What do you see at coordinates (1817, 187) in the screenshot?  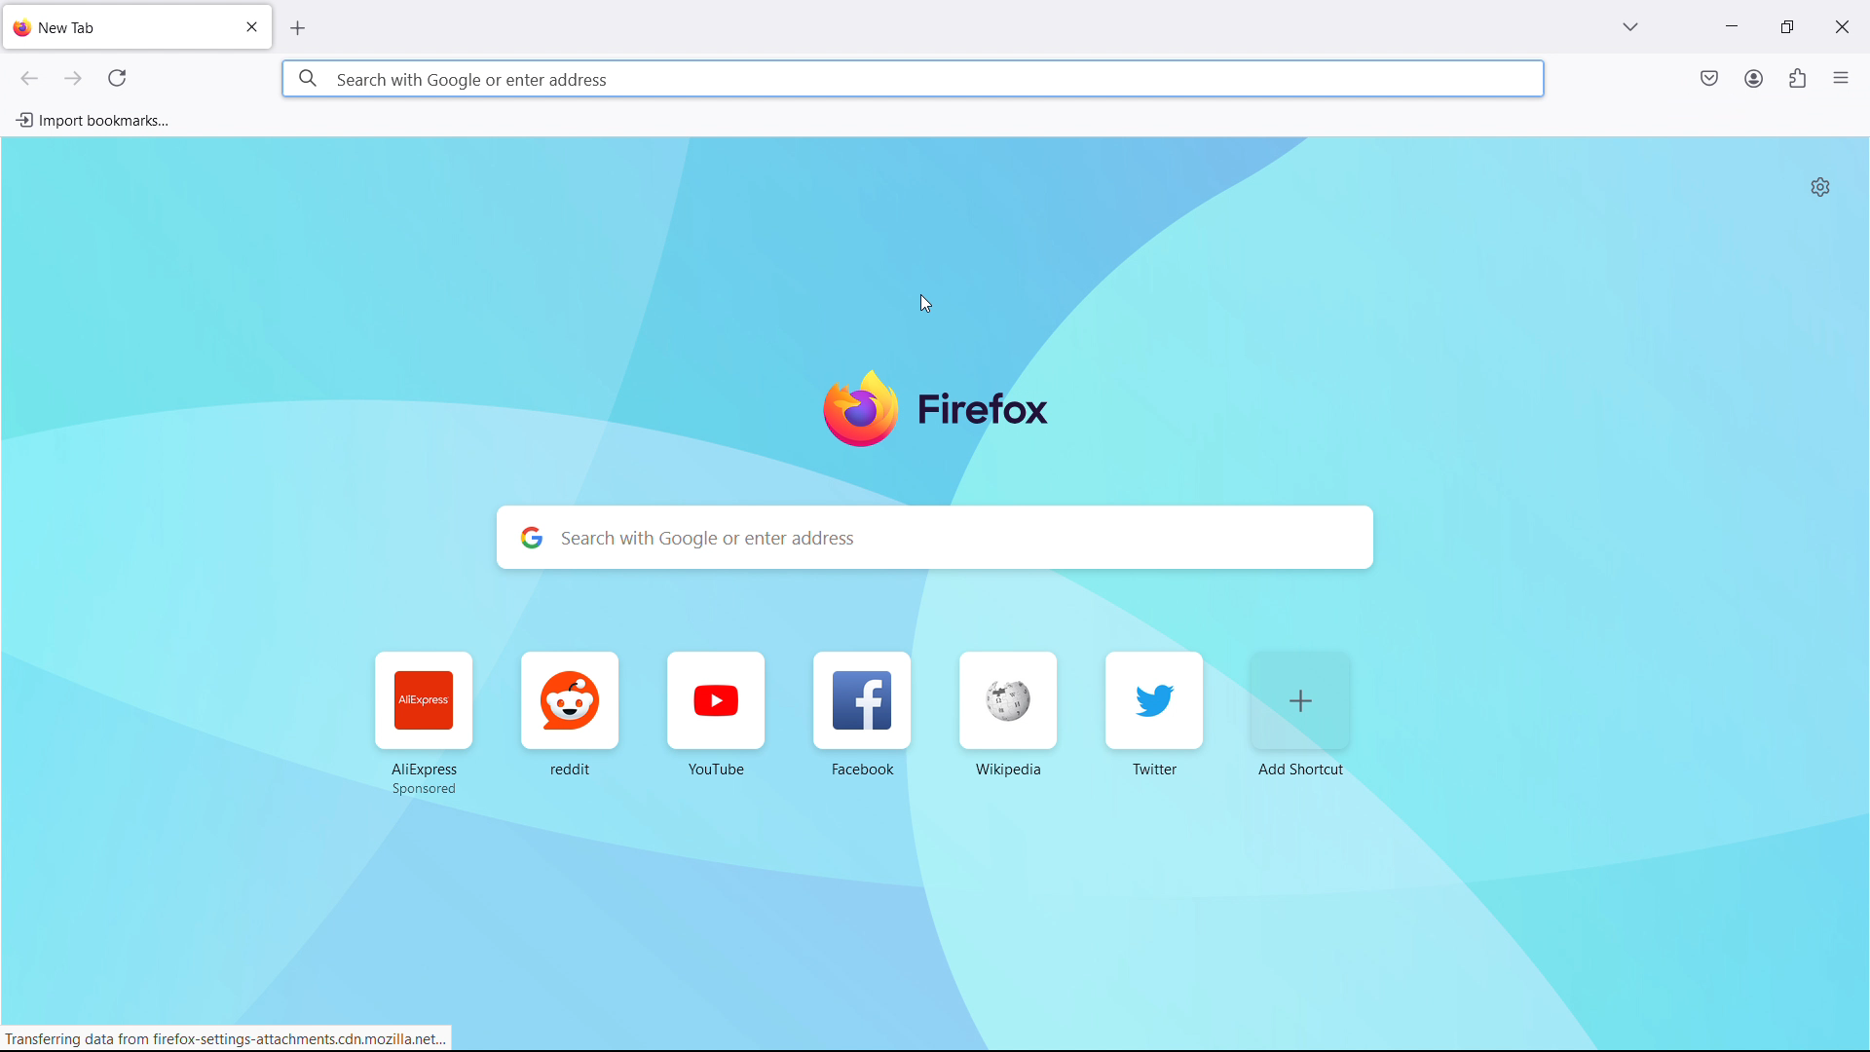 I see `personalize new tab` at bounding box center [1817, 187].